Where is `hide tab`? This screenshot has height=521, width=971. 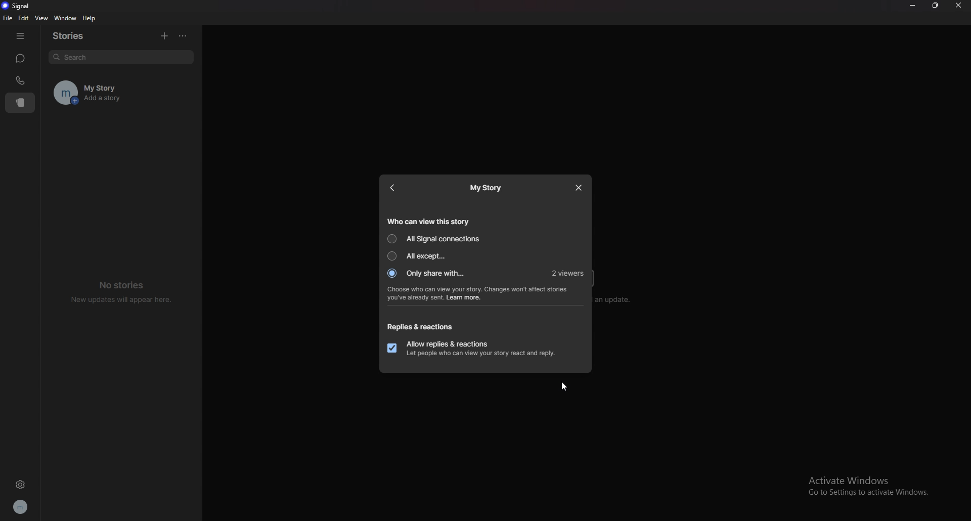 hide tab is located at coordinates (20, 36).